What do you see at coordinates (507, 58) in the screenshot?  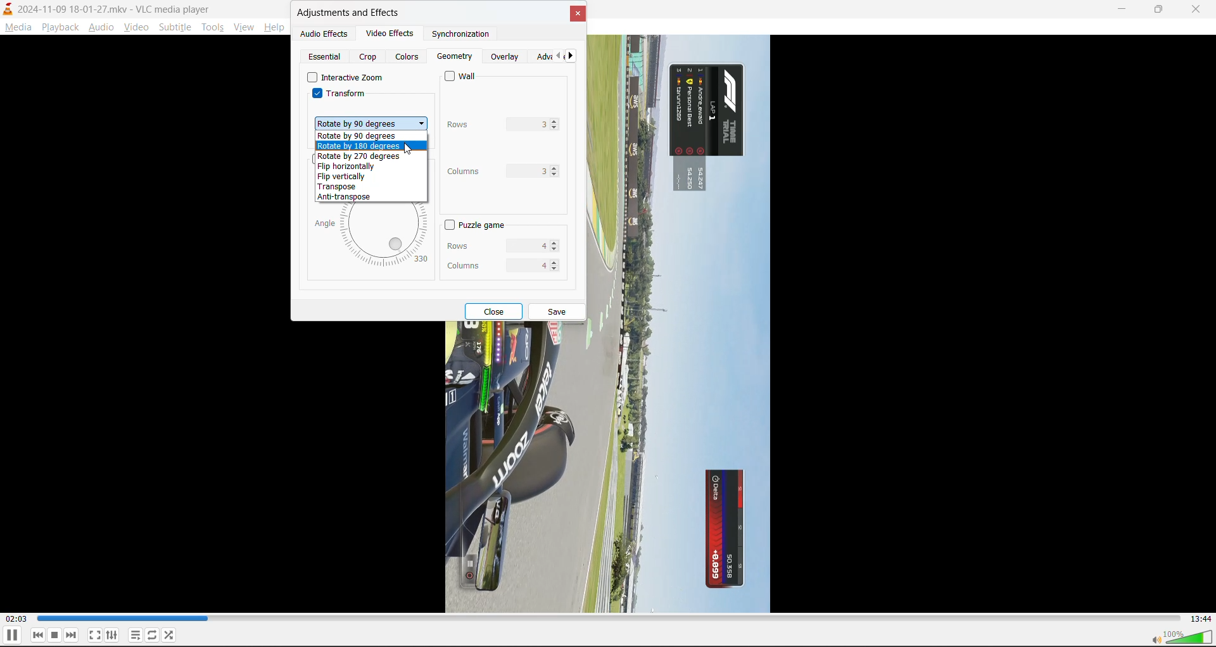 I see `overlay` at bounding box center [507, 58].